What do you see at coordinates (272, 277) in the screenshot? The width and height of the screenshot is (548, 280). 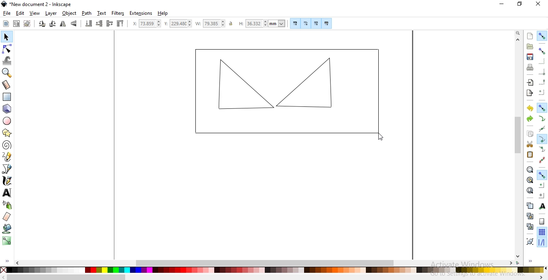 I see `scrollbar` at bounding box center [272, 277].